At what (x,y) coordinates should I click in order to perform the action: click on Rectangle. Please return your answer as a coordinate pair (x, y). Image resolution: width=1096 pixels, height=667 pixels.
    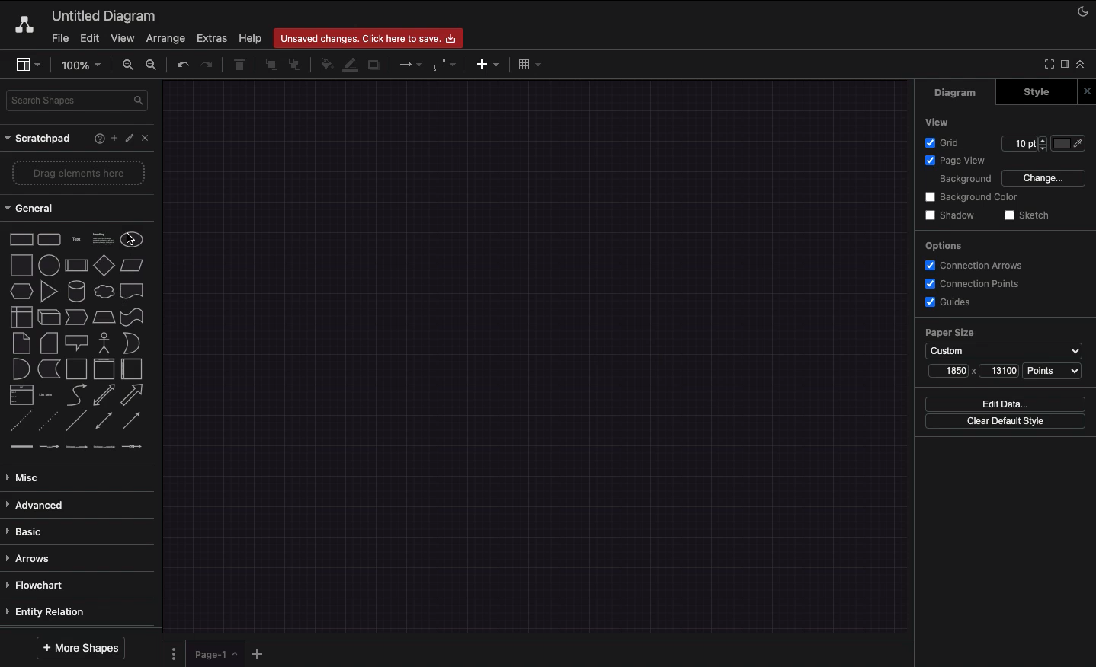
    Looking at the image, I should click on (20, 238).